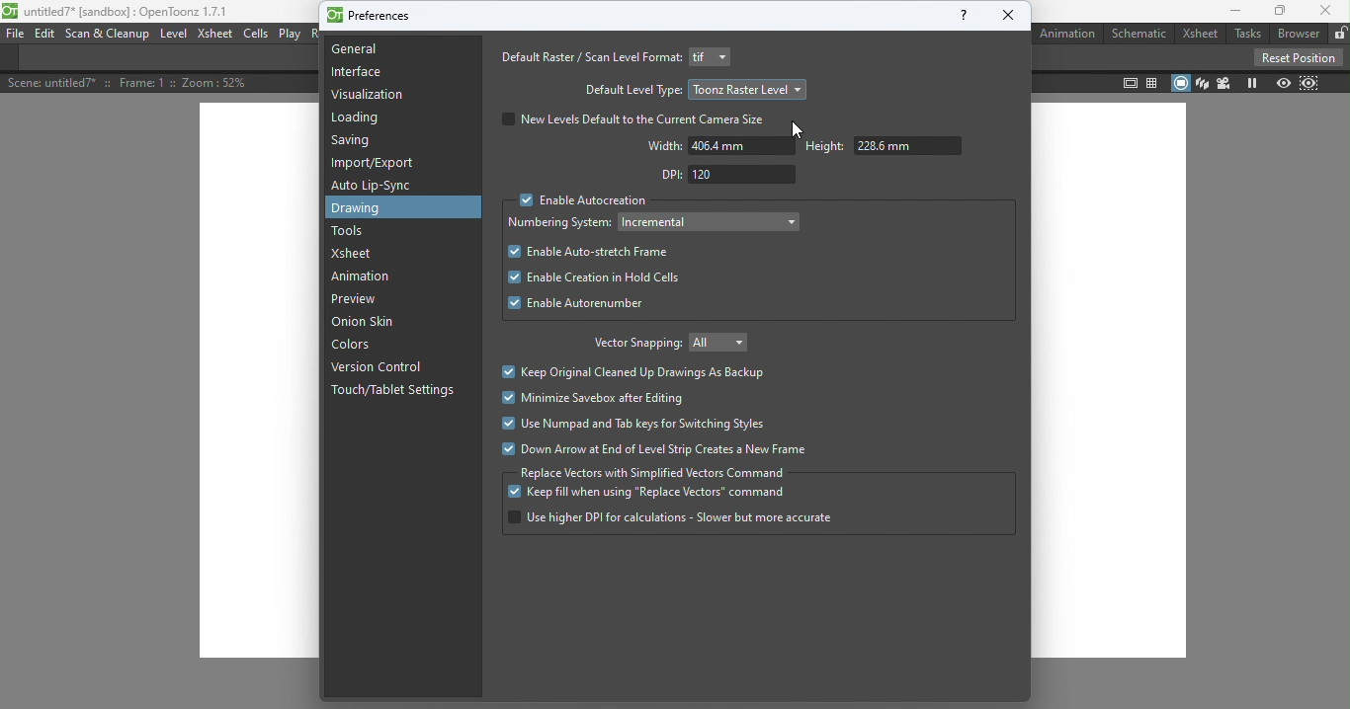  I want to click on Interface, so click(356, 74).